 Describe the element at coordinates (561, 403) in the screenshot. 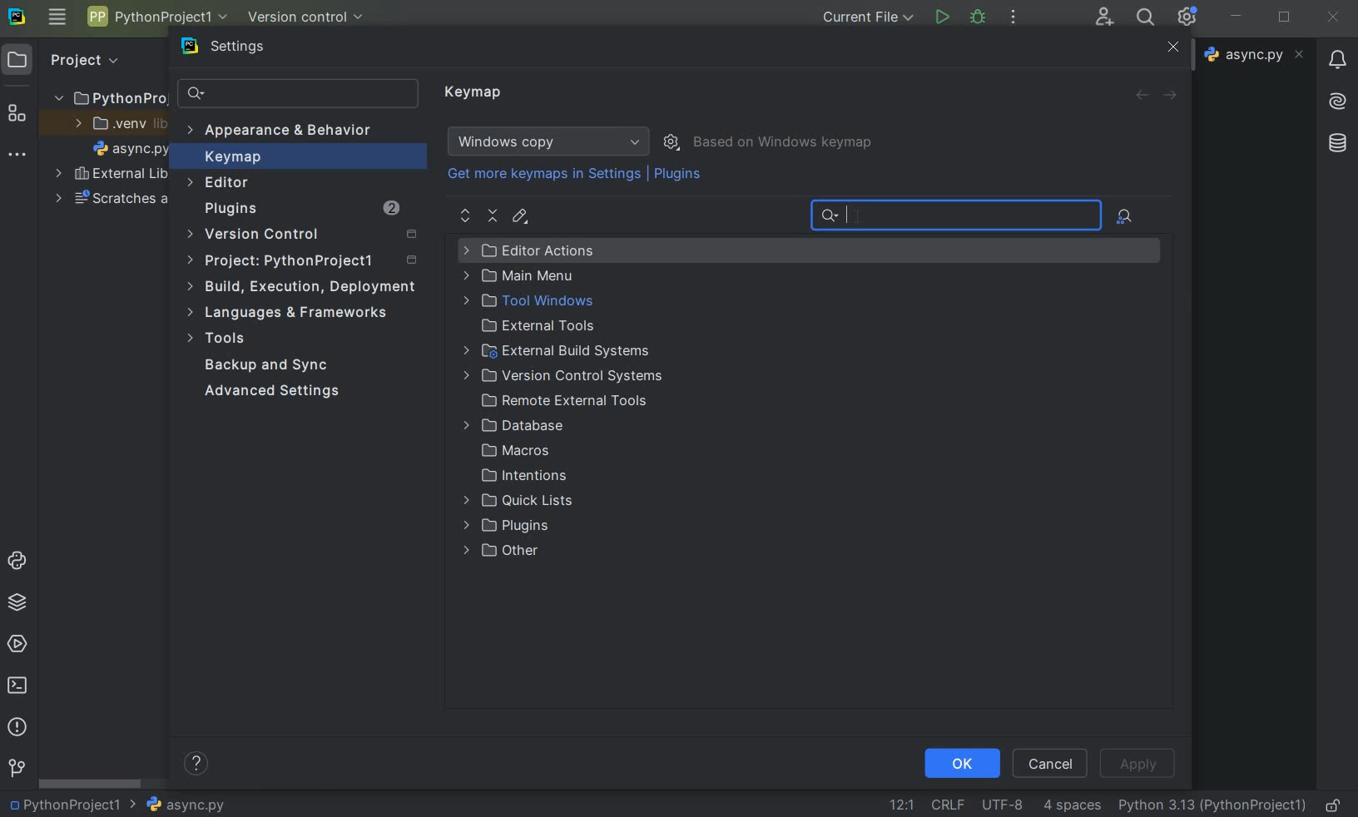

I see `remote external tools` at that location.